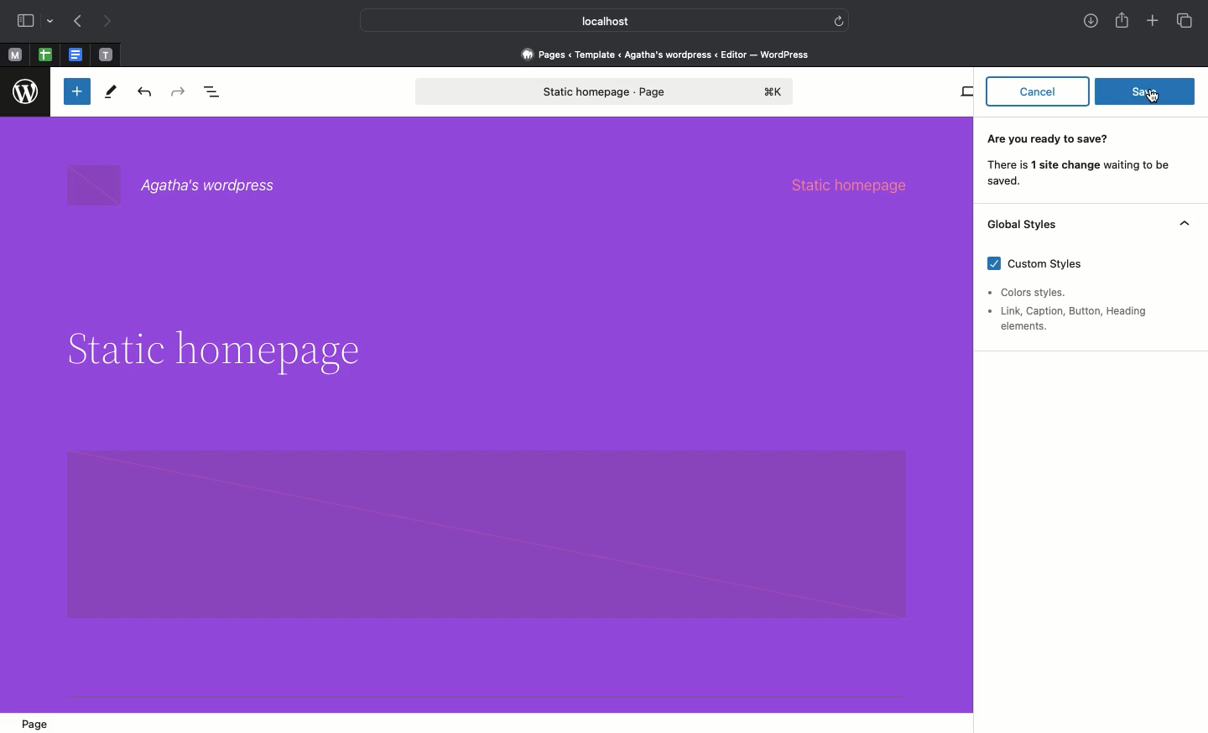 Image resolution: width=1208 pixels, height=733 pixels. I want to click on Next page, so click(107, 22).